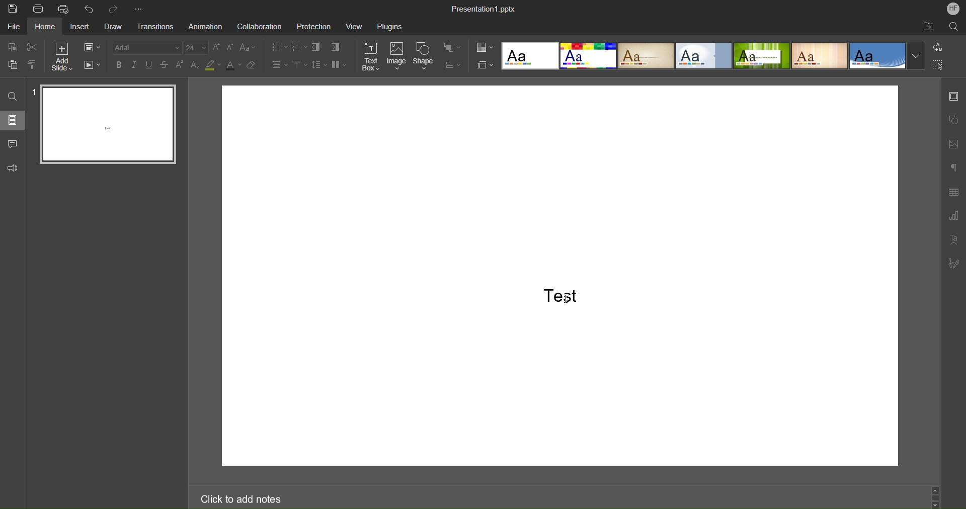  Describe the element at coordinates (117, 26) in the screenshot. I see `Draw` at that location.